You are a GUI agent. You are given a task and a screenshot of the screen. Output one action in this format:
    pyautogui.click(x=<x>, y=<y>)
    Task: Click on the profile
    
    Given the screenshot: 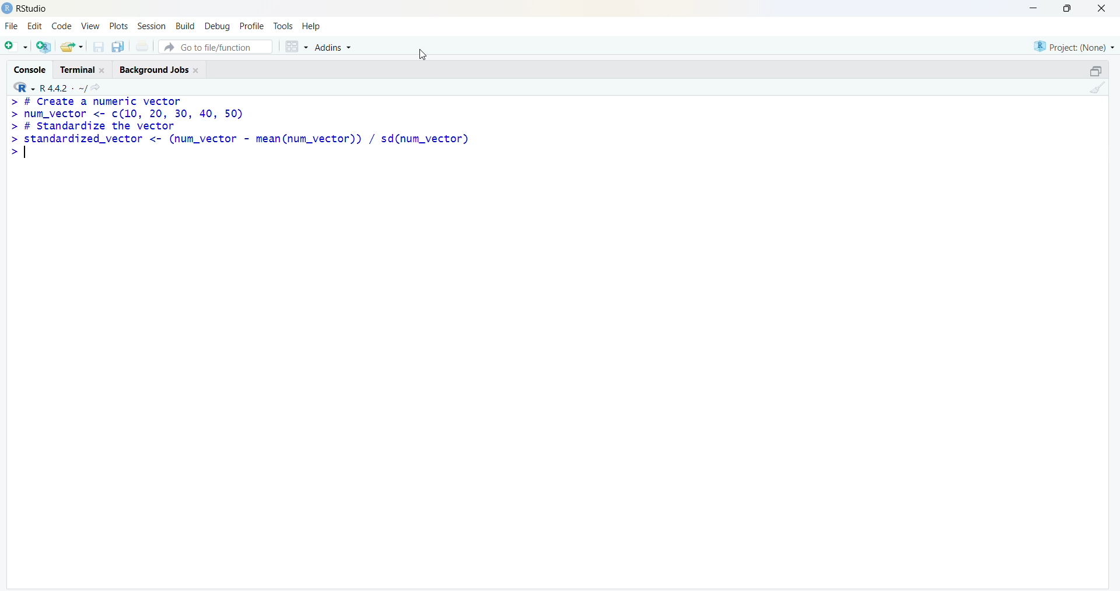 What is the action you would take?
    pyautogui.click(x=253, y=26)
    